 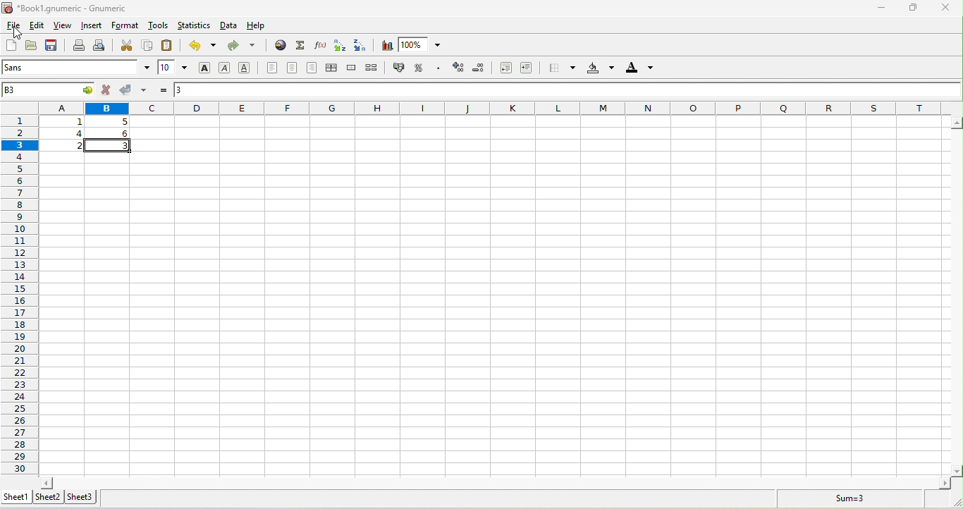 What do you see at coordinates (424, 46) in the screenshot?
I see `zoom` at bounding box center [424, 46].